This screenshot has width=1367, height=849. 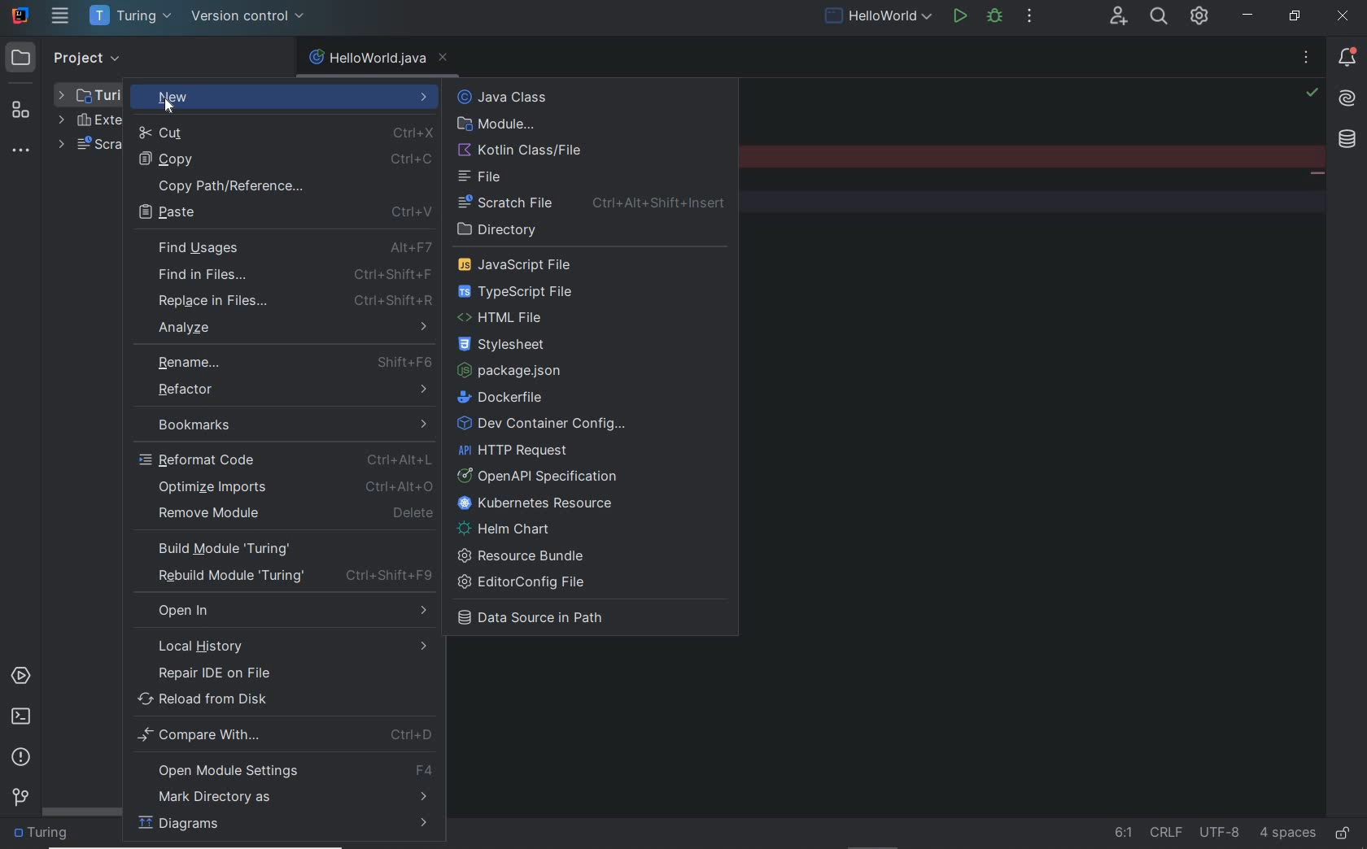 What do you see at coordinates (1347, 99) in the screenshot?
I see `AI Assistant` at bounding box center [1347, 99].